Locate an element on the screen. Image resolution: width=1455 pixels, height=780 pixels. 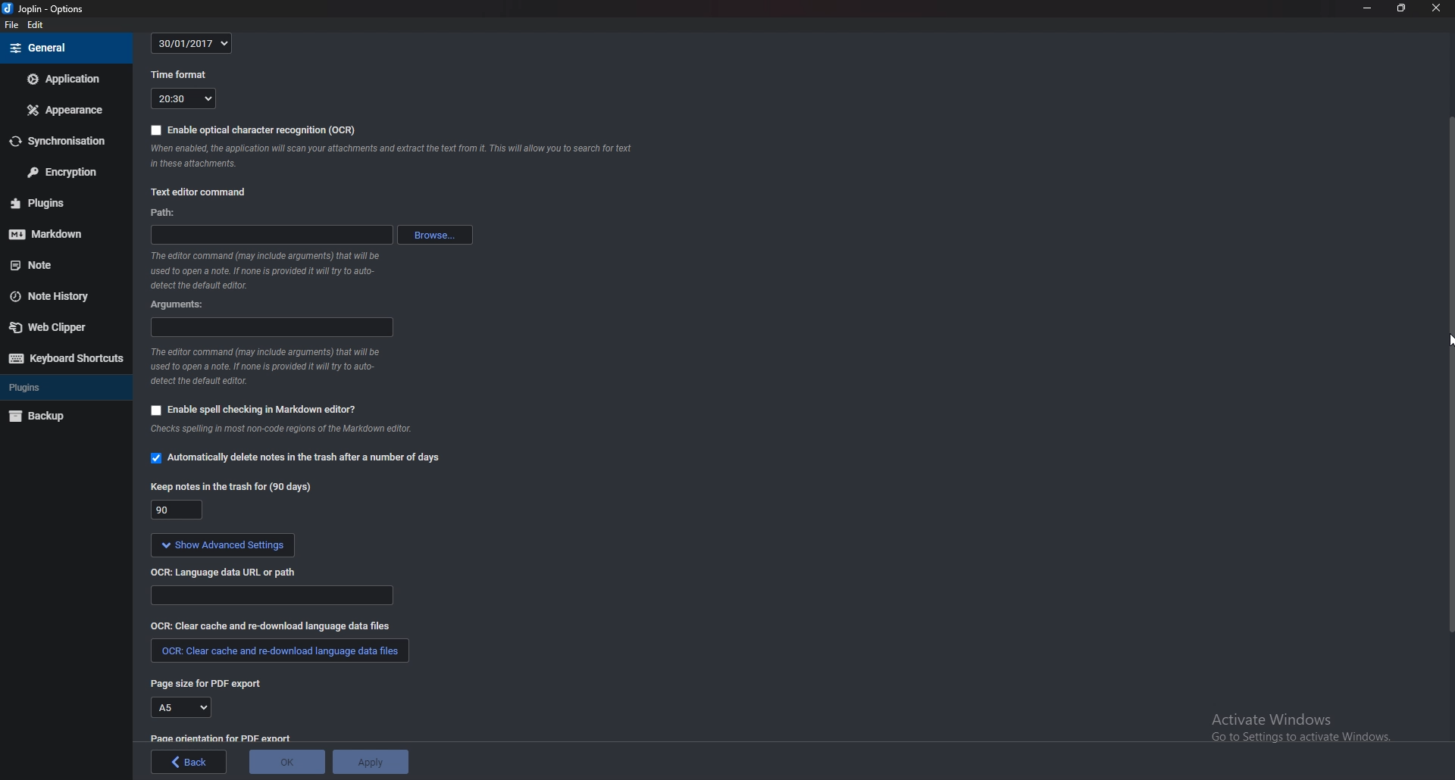
Info on spell checking is located at coordinates (289, 432).